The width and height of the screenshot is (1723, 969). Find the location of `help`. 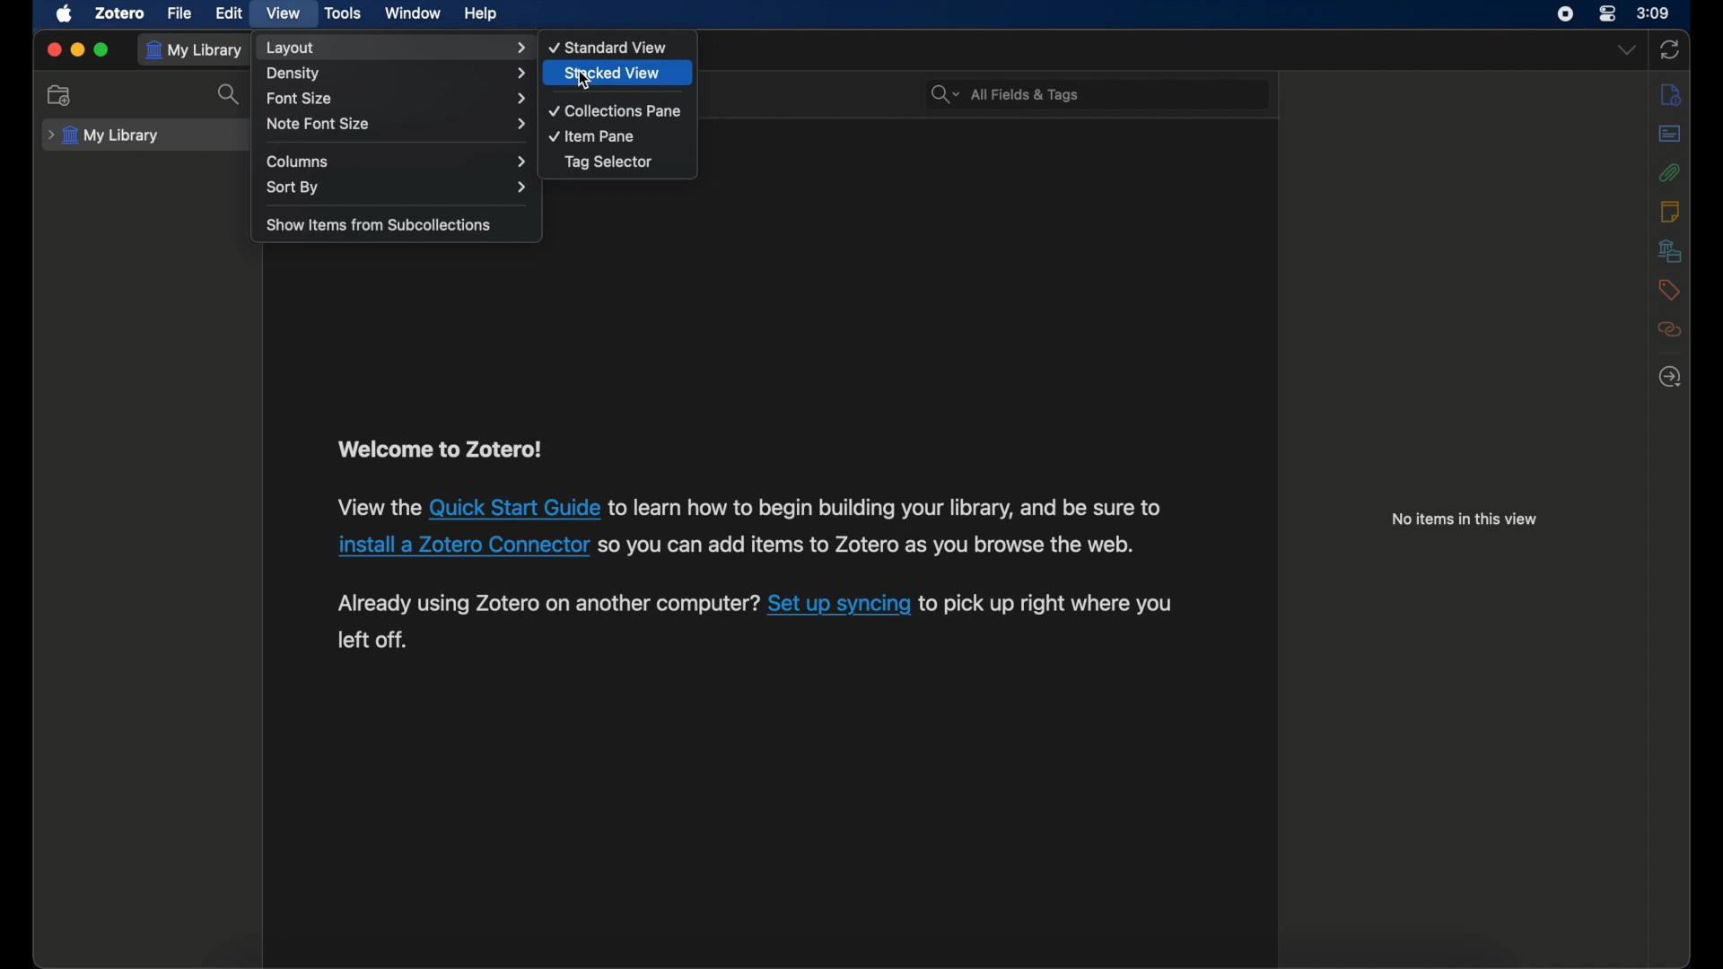

help is located at coordinates (481, 14).